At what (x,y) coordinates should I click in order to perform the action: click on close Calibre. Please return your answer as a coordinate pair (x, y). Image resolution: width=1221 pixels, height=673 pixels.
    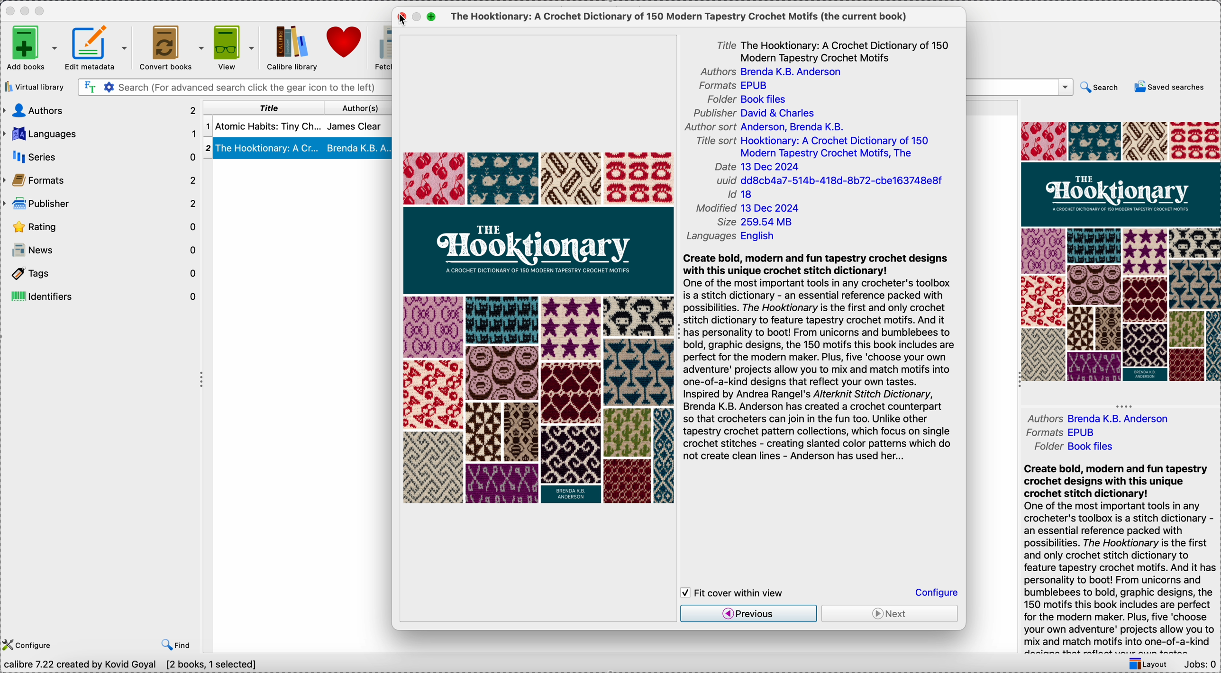
    Looking at the image, I should click on (9, 9).